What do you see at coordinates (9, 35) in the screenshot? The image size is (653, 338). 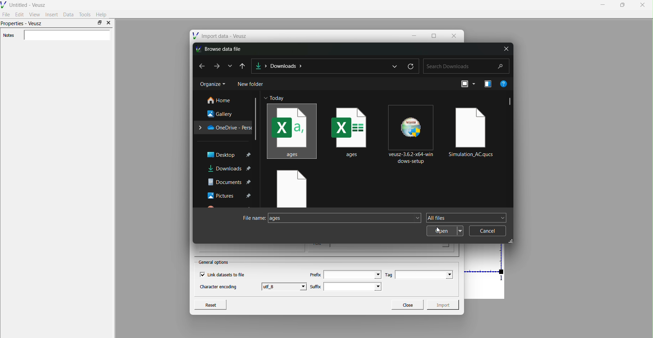 I see `Notes` at bounding box center [9, 35].